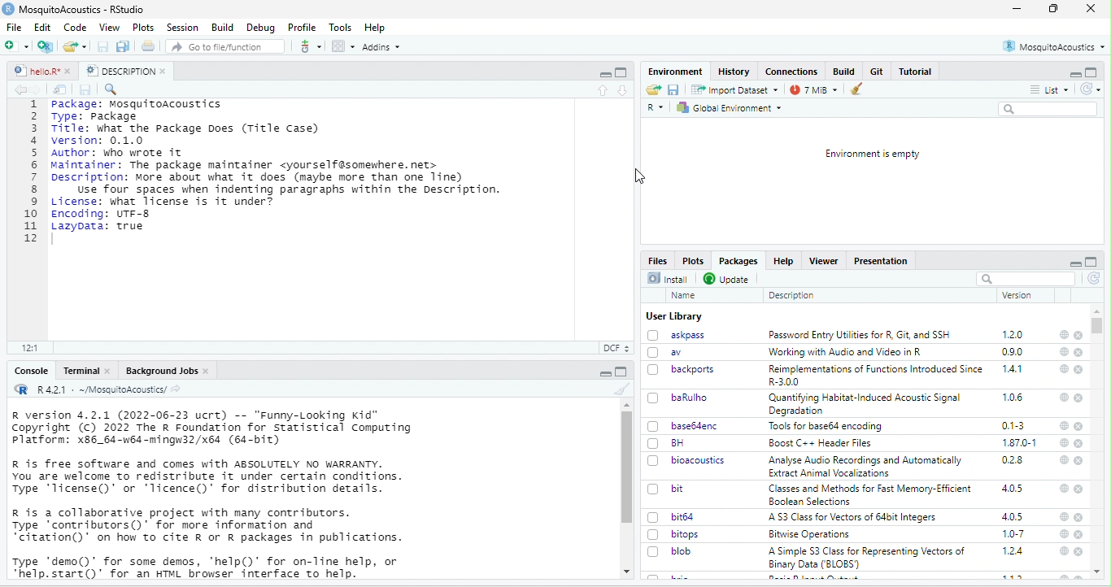 The width and height of the screenshot is (1111, 587). Describe the element at coordinates (1064, 459) in the screenshot. I see `help` at that location.